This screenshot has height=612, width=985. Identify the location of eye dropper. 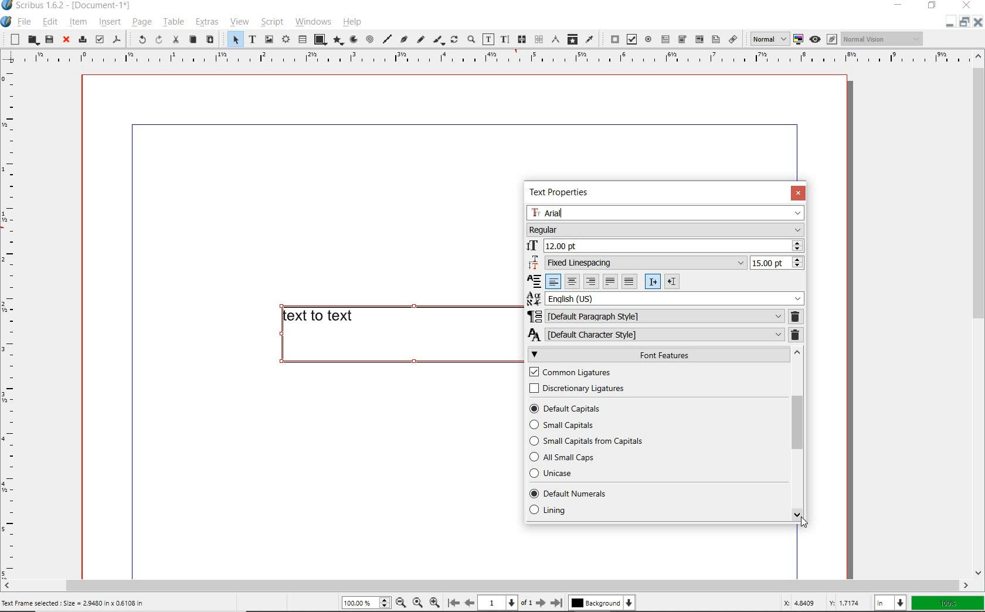
(590, 39).